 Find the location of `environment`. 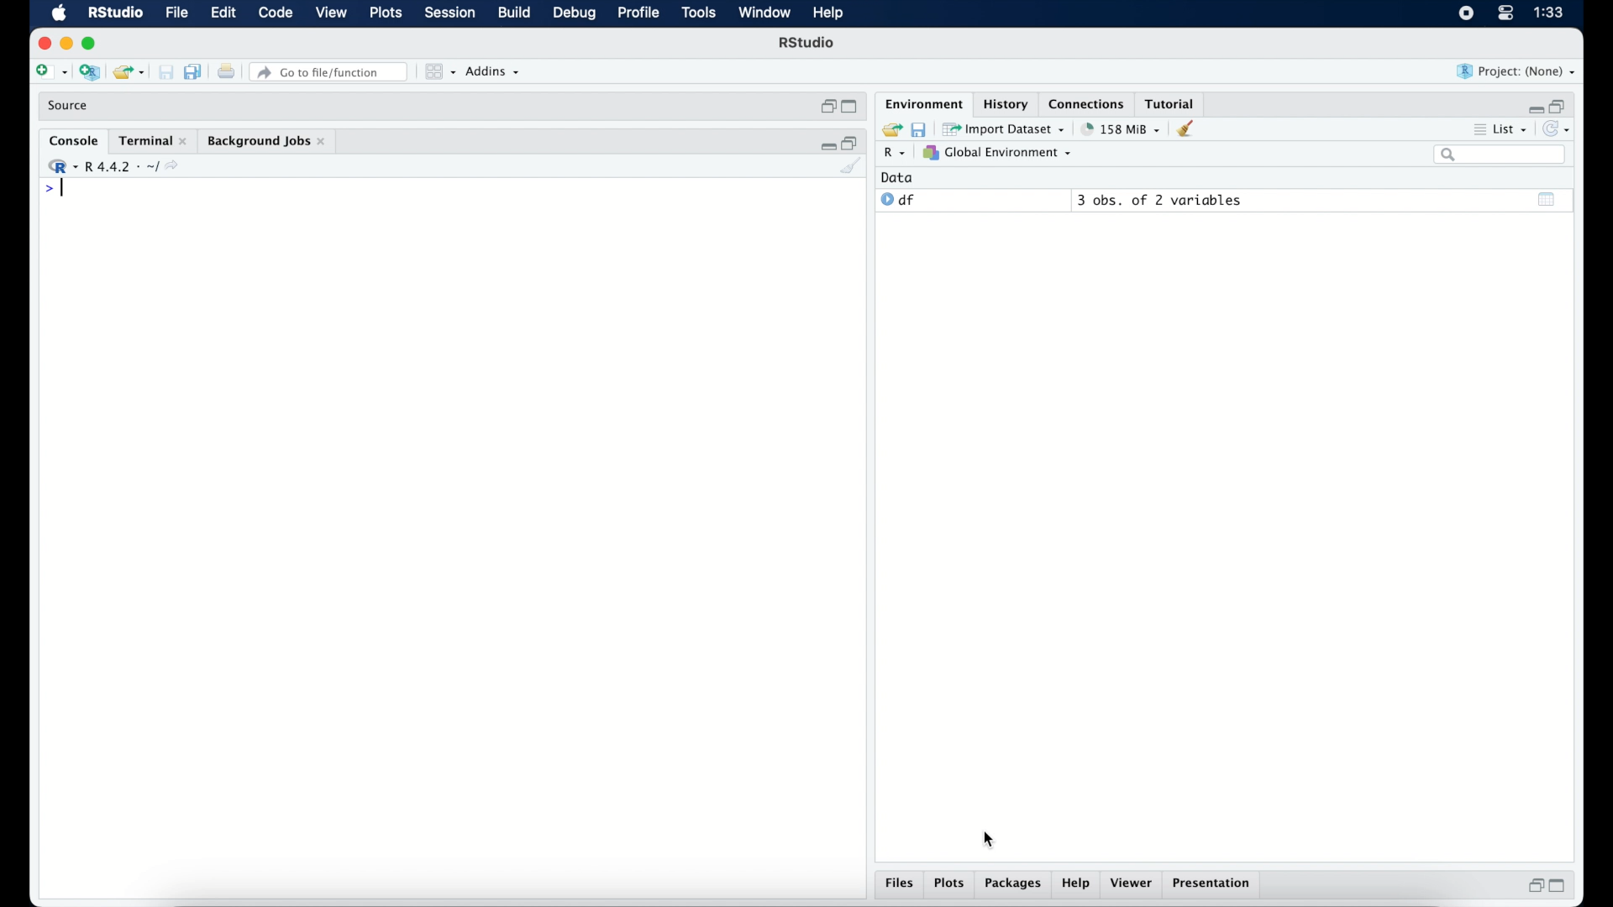

environment is located at coordinates (922, 103).